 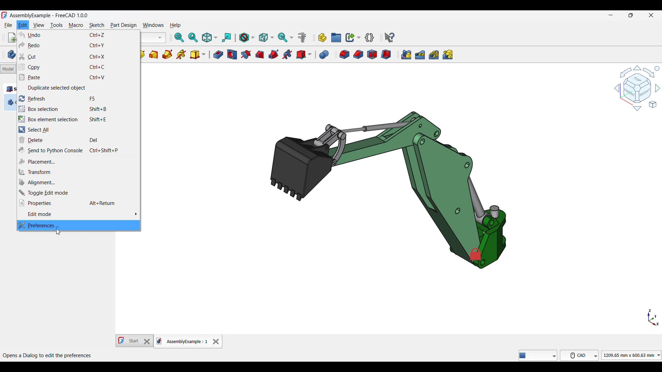 I want to click on Thickness, so click(x=386, y=54).